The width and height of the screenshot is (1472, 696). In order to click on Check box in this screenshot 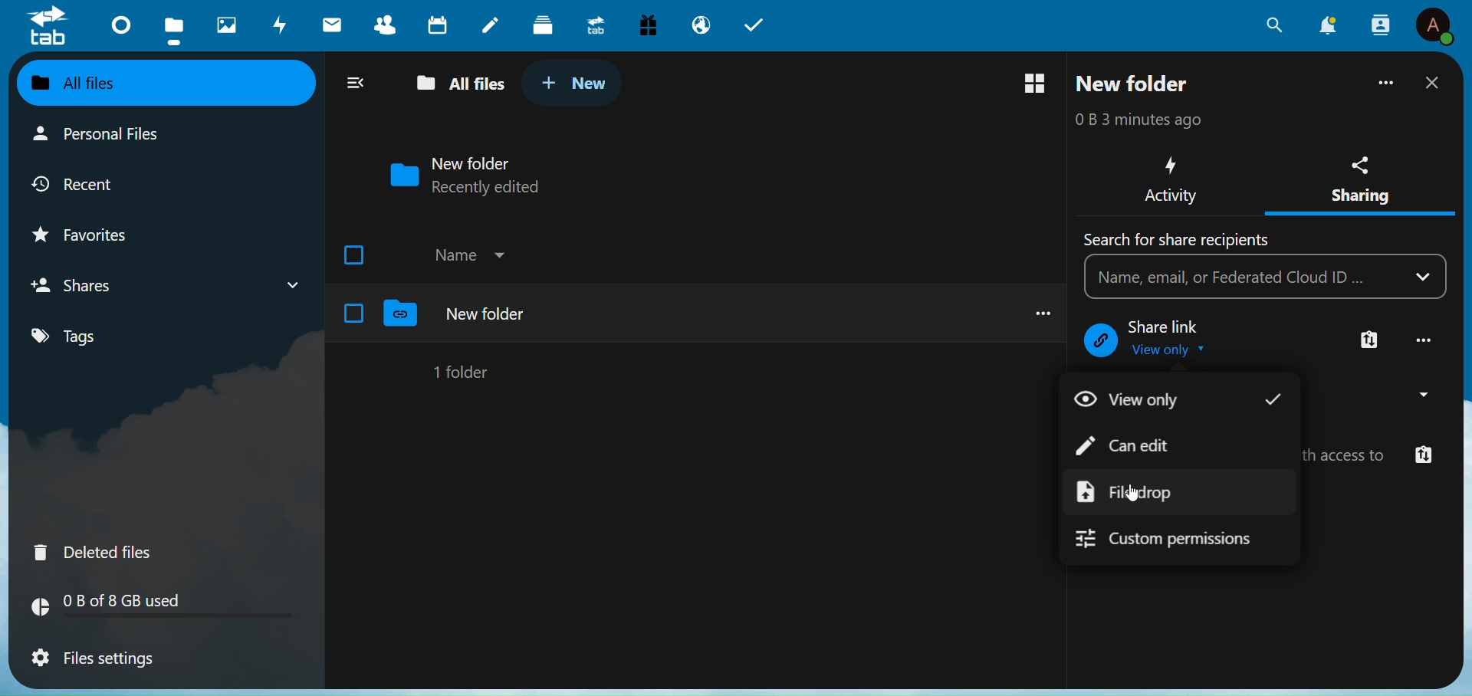, I will do `click(357, 253)`.